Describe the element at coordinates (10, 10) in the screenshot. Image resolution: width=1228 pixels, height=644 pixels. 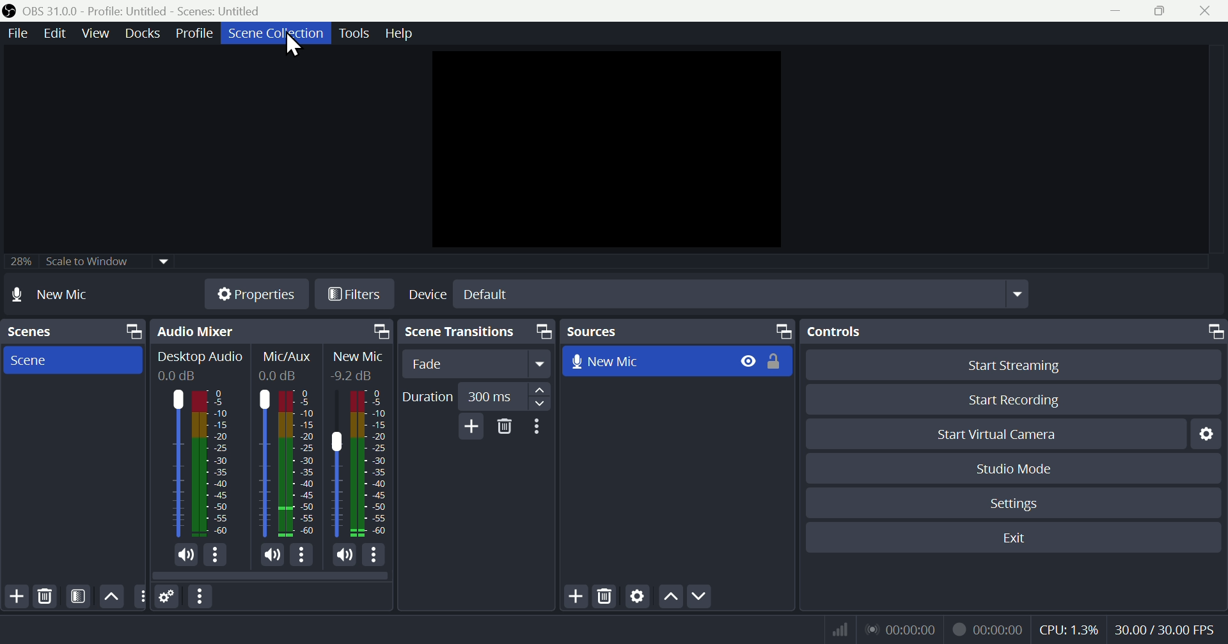
I see `OBS Studio Desktop Icon` at that location.